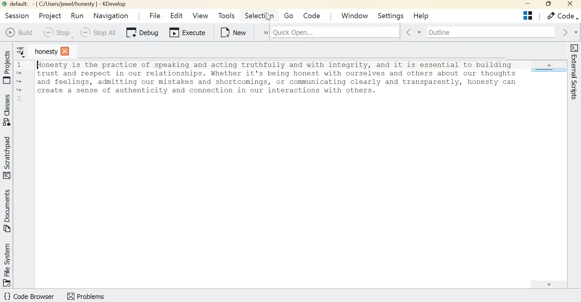  What do you see at coordinates (143, 33) in the screenshot?
I see `Debug current launch` at bounding box center [143, 33].